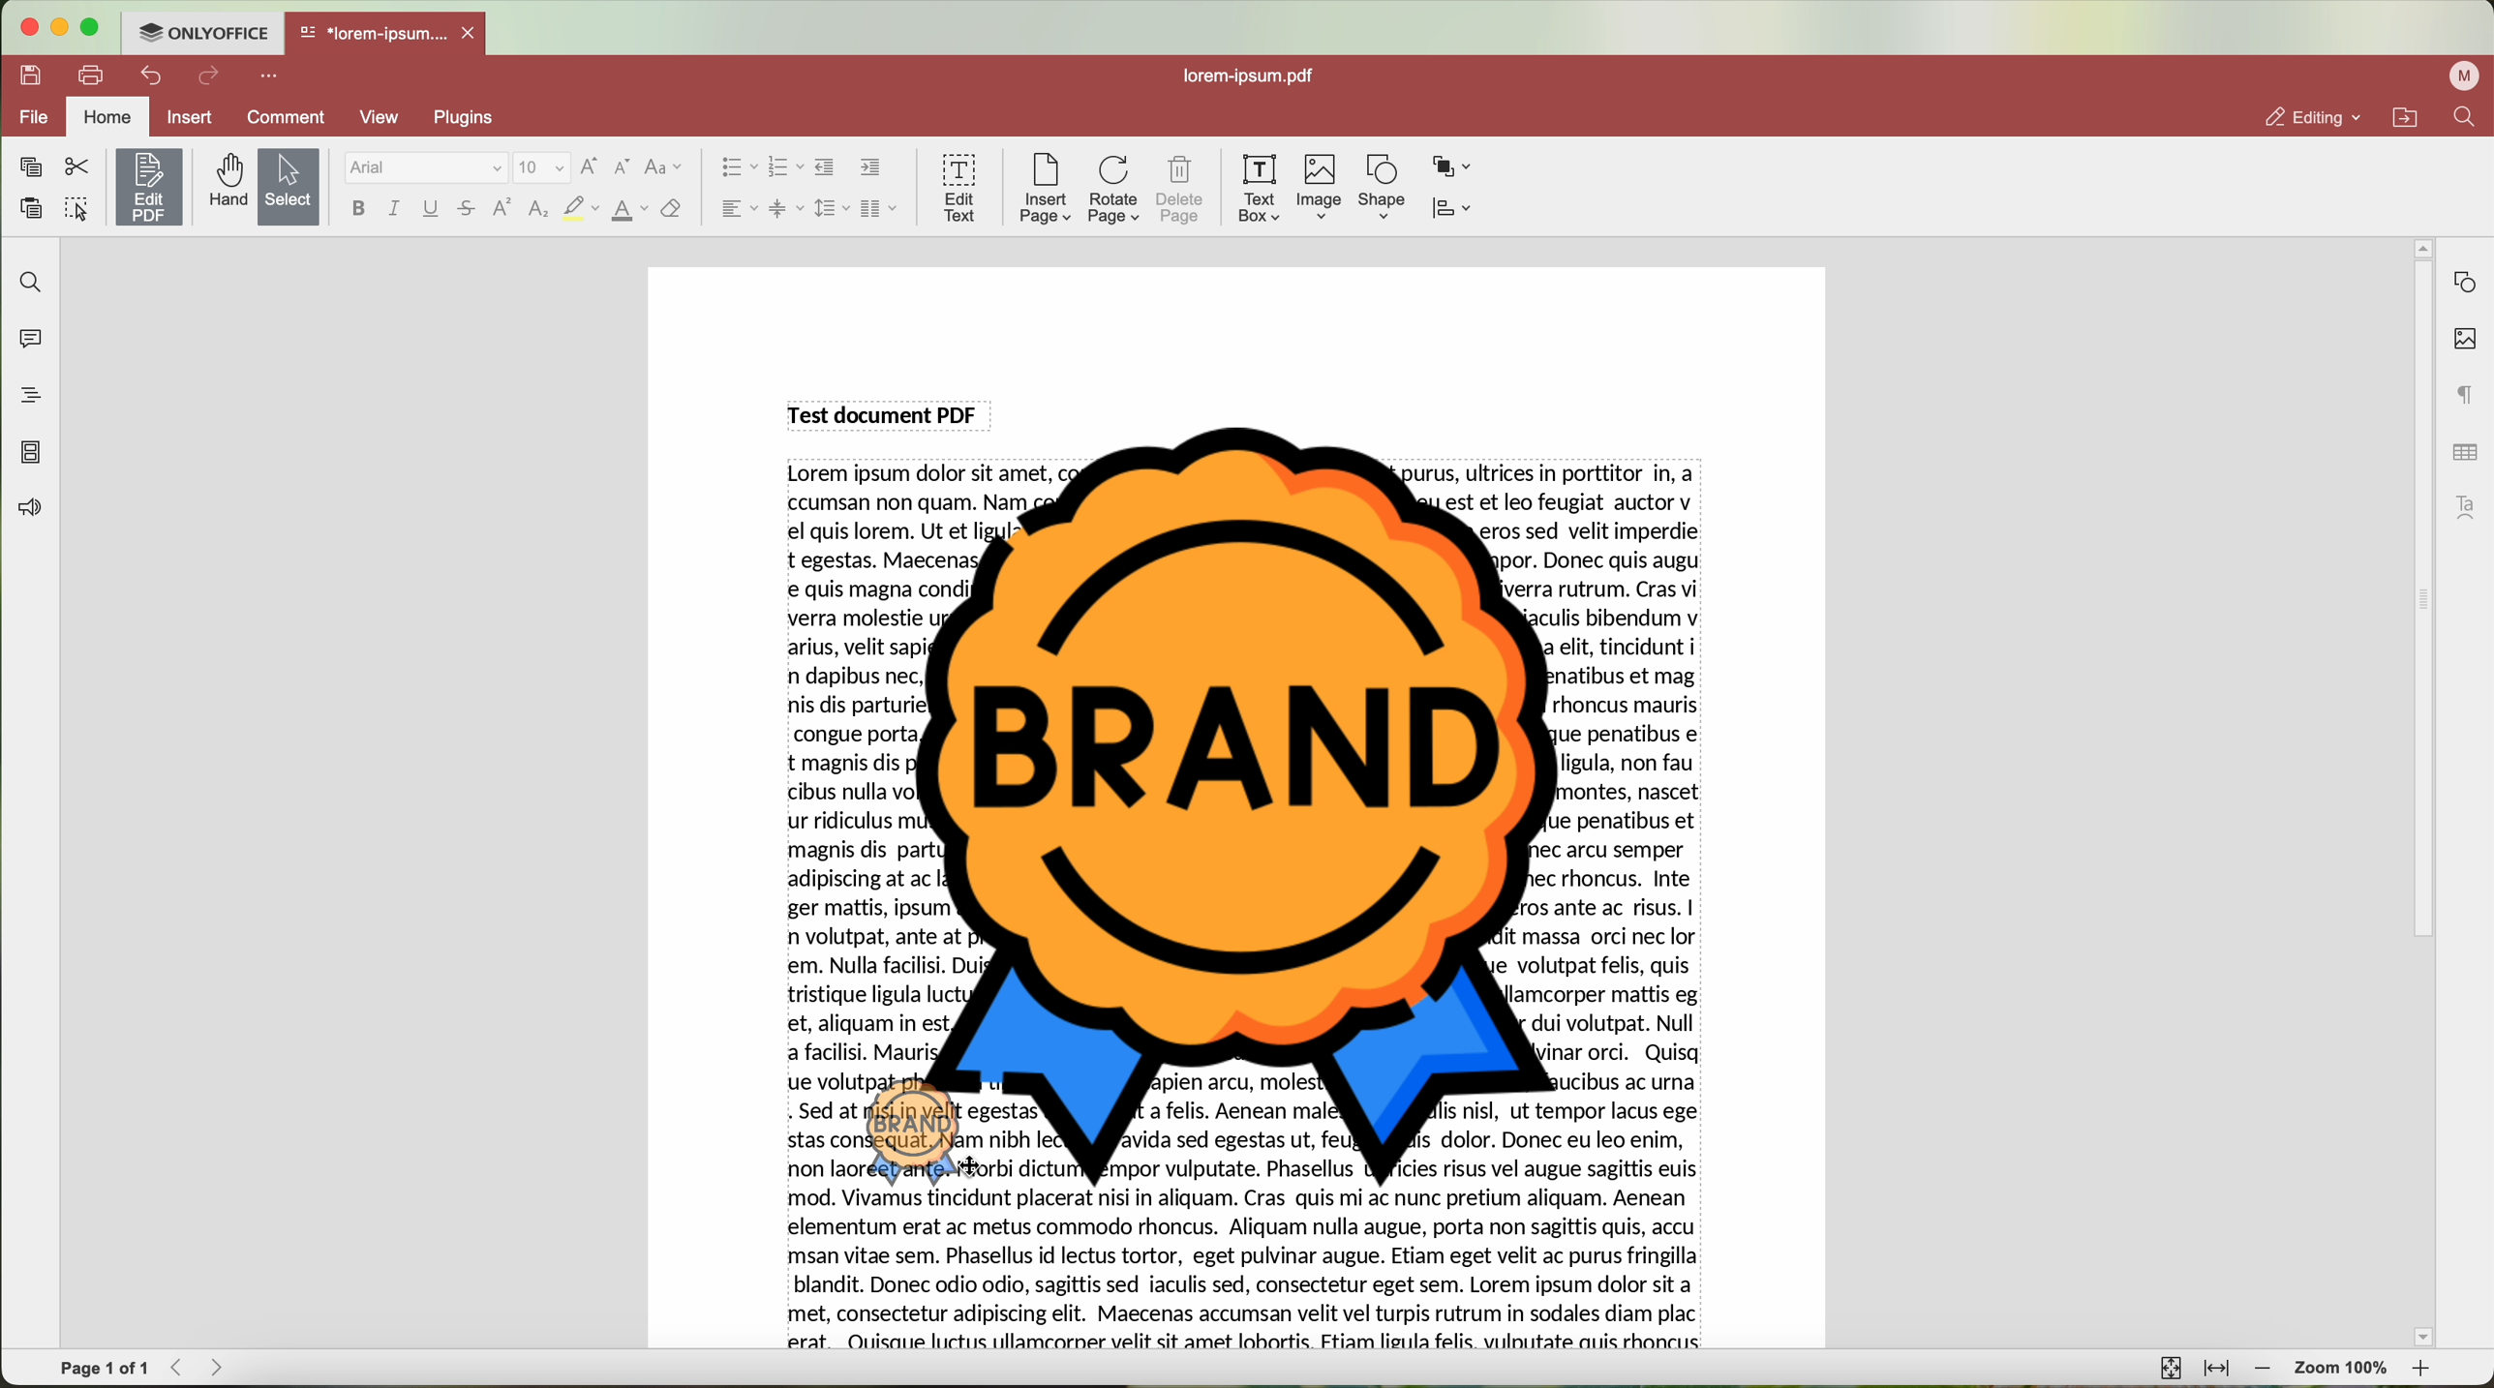 Image resolution: width=2494 pixels, height=1388 pixels. Describe the element at coordinates (881, 211) in the screenshot. I see `insert columns` at that location.